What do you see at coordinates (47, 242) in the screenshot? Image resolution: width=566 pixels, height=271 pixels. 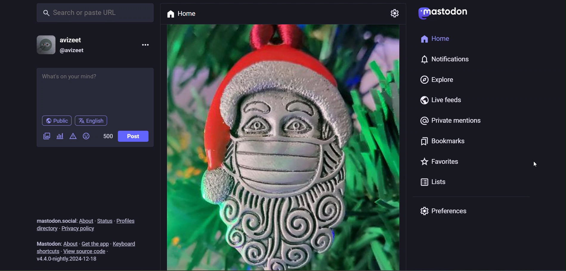 I see `text` at bounding box center [47, 242].